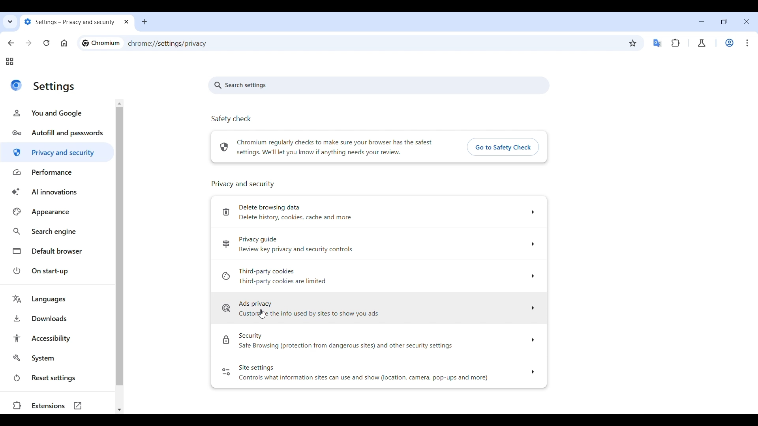 This screenshot has height=426, width=758. Describe the element at coordinates (702, 21) in the screenshot. I see `Minimize` at that location.